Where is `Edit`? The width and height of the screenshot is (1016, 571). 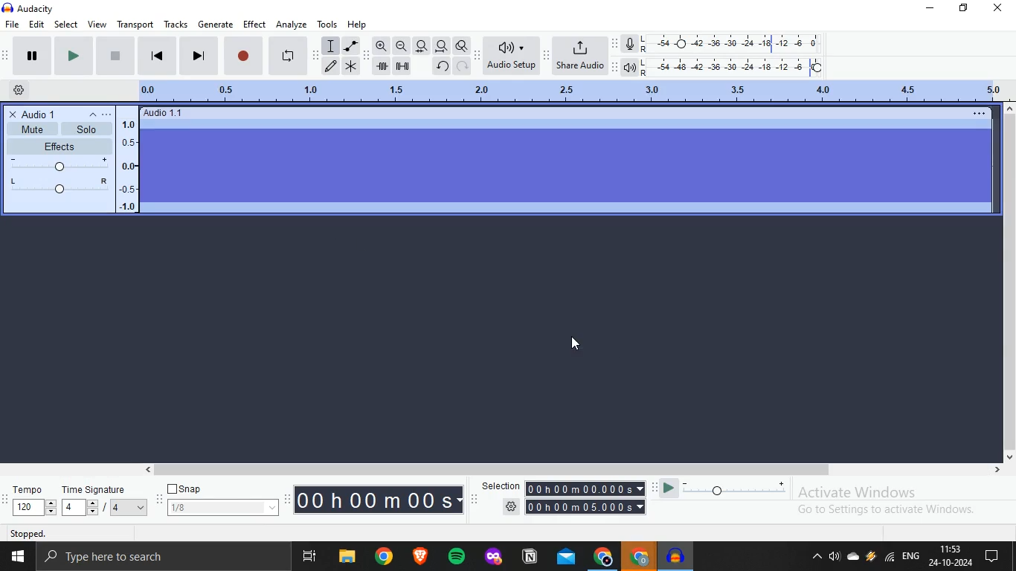
Edit is located at coordinates (39, 25).